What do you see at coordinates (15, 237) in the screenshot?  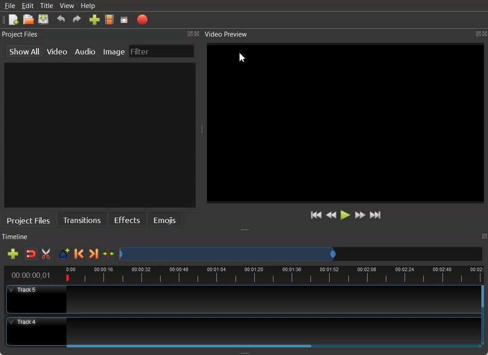 I see `Timeline` at bounding box center [15, 237].